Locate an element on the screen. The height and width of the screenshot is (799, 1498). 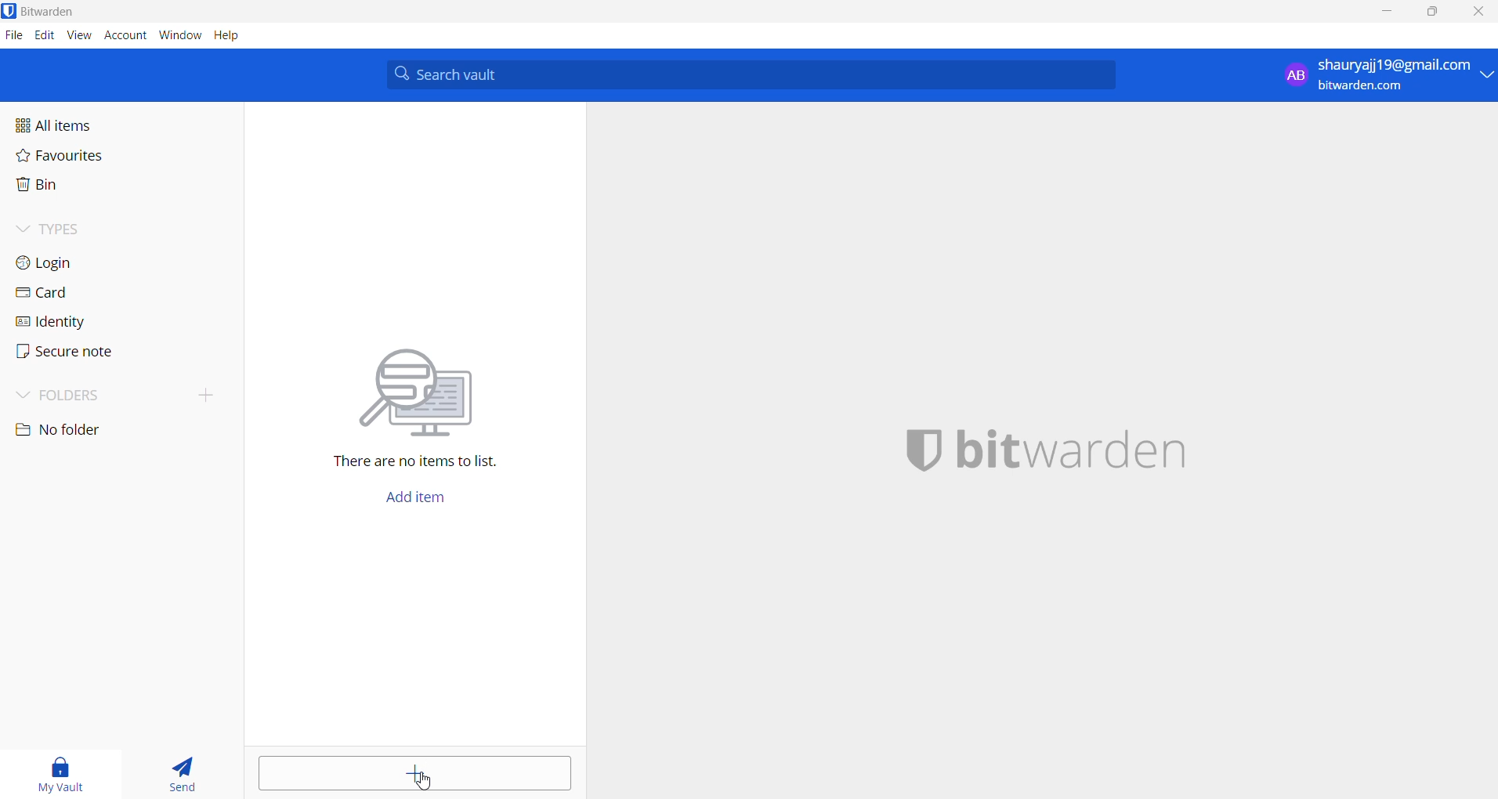
Types is located at coordinates (75, 227).